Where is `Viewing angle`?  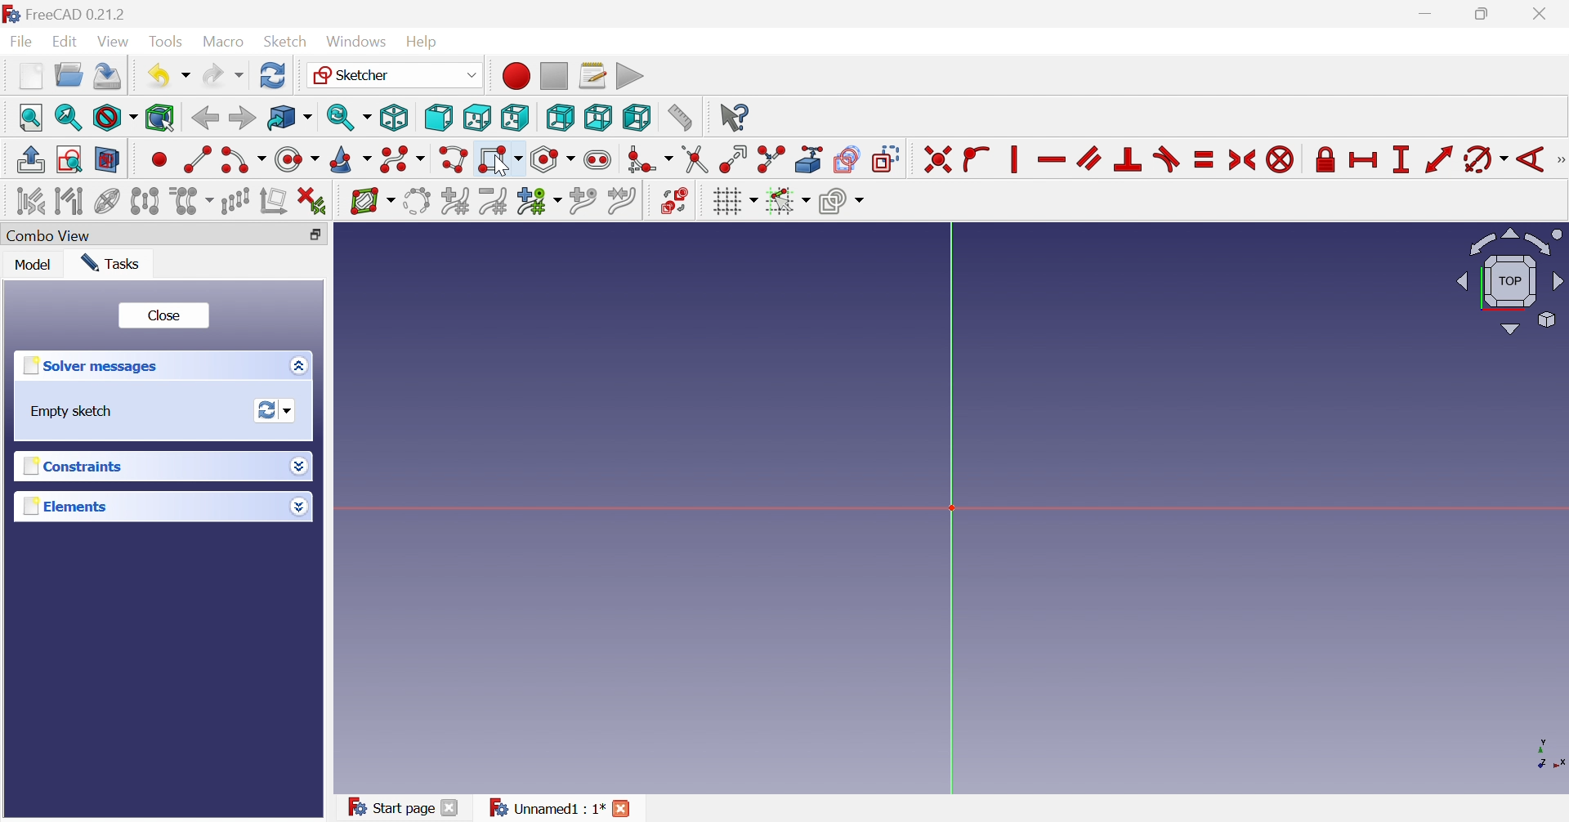 Viewing angle is located at coordinates (1511, 282).